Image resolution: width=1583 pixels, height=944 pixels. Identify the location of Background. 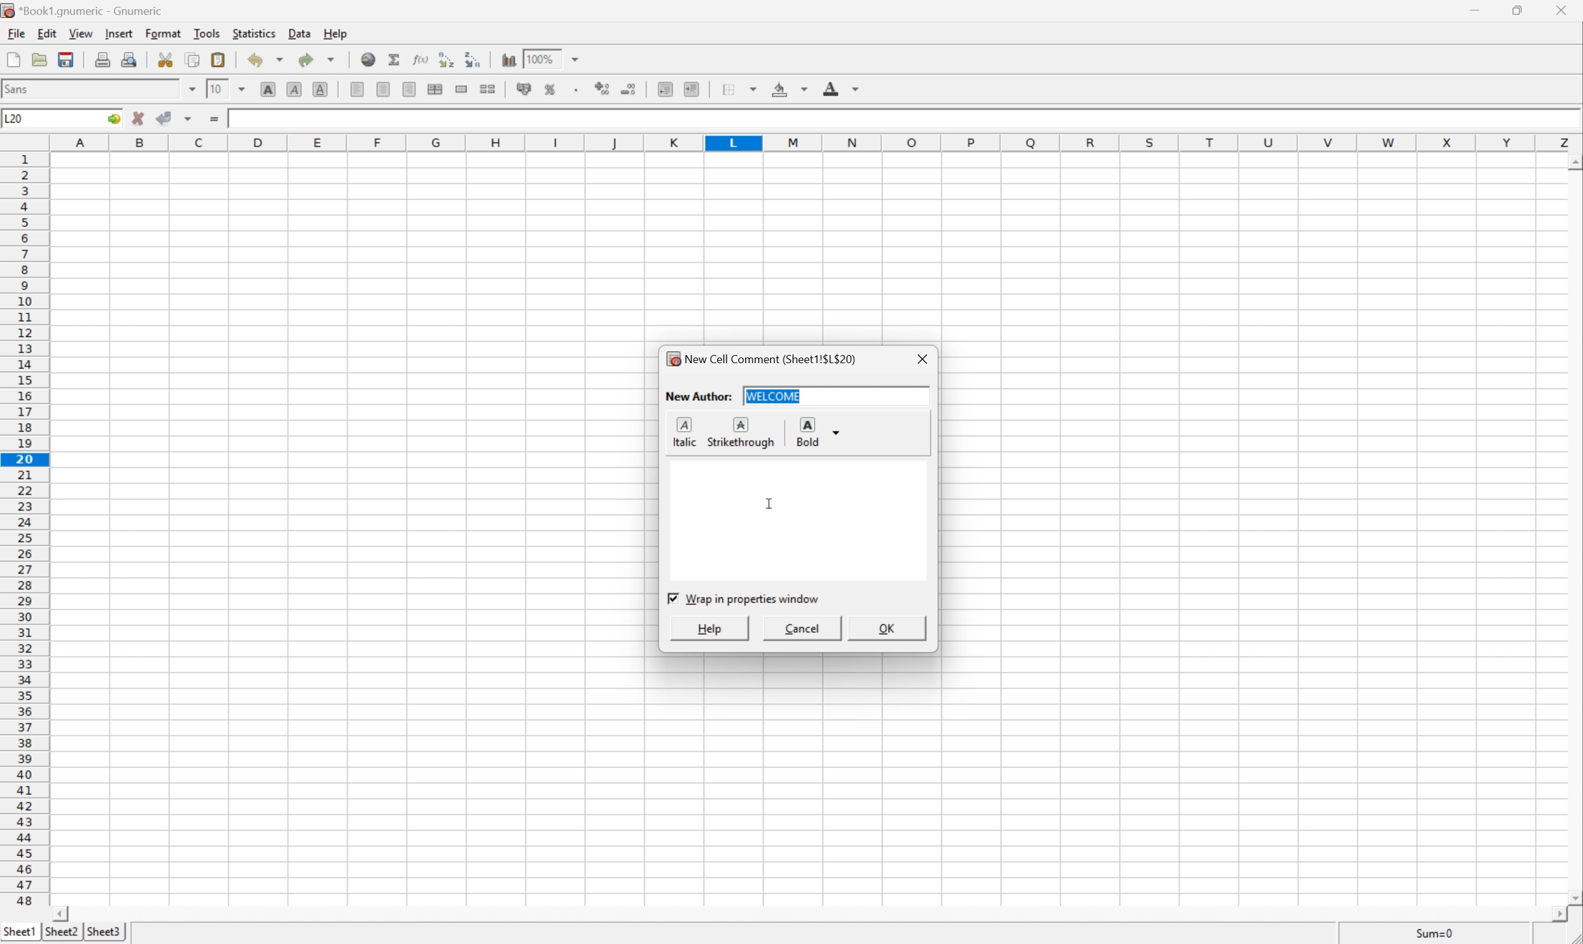
(790, 89).